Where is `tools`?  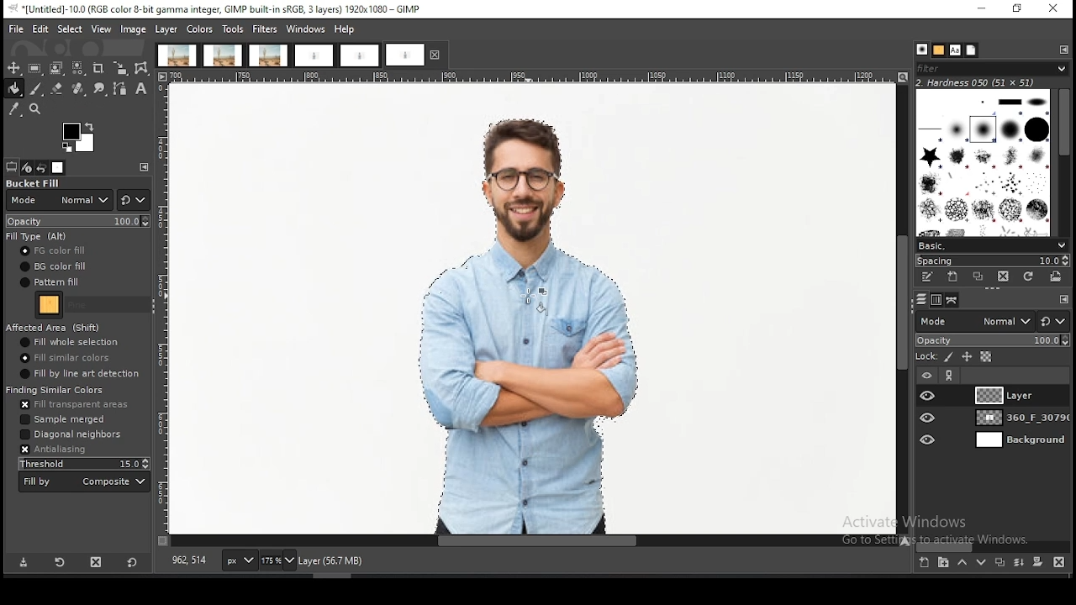
tools is located at coordinates (233, 30).